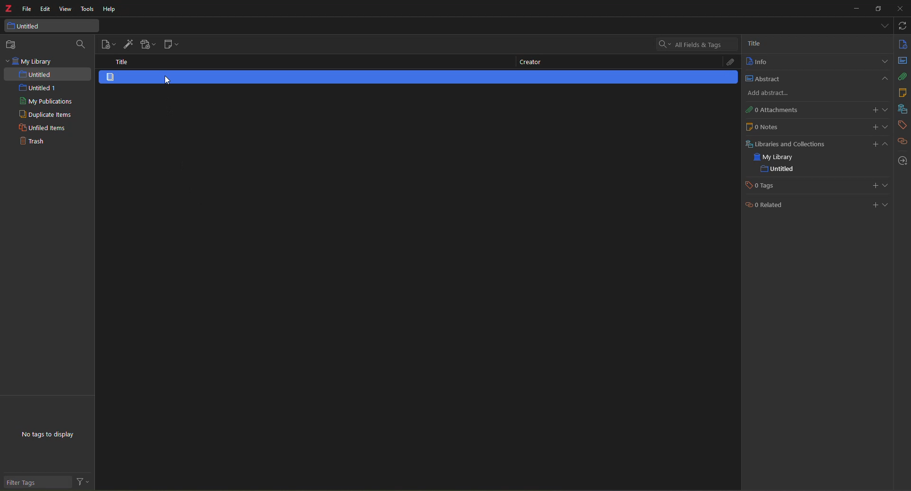  What do you see at coordinates (37, 75) in the screenshot?
I see `untitled` at bounding box center [37, 75].